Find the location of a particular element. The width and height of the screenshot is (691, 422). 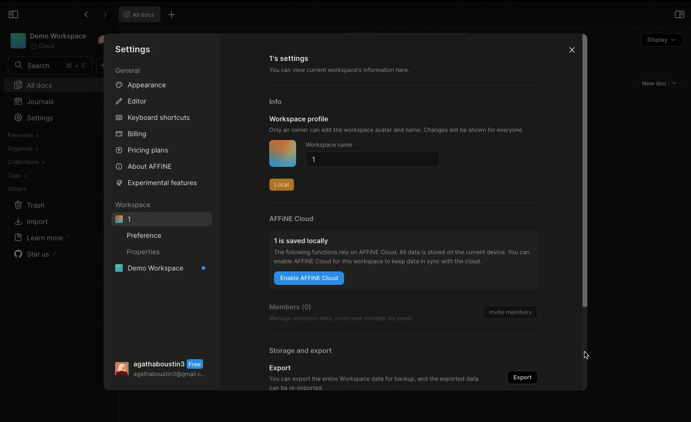

Workspace profile is located at coordinates (301, 119).